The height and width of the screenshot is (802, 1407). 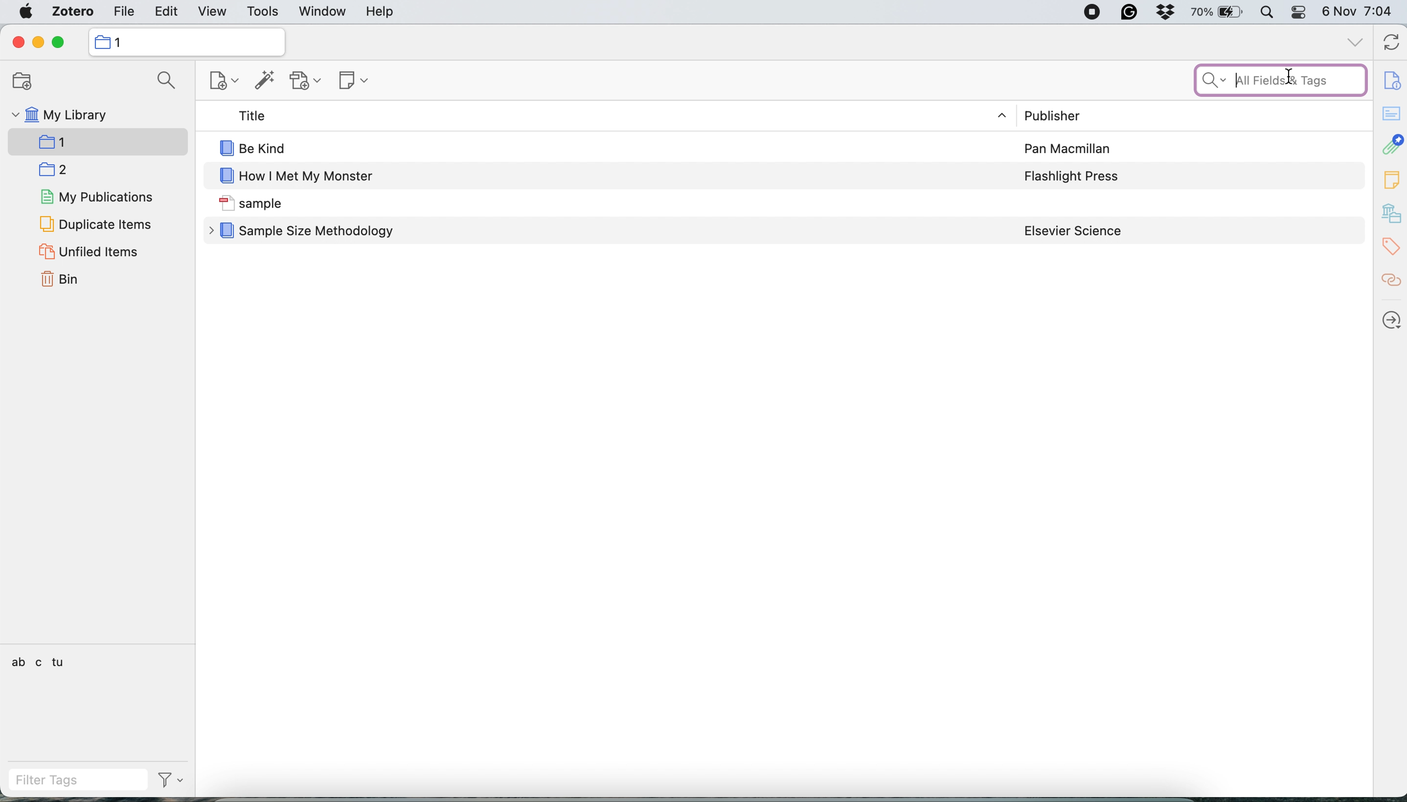 I want to click on filter tags drop down, so click(x=174, y=779).